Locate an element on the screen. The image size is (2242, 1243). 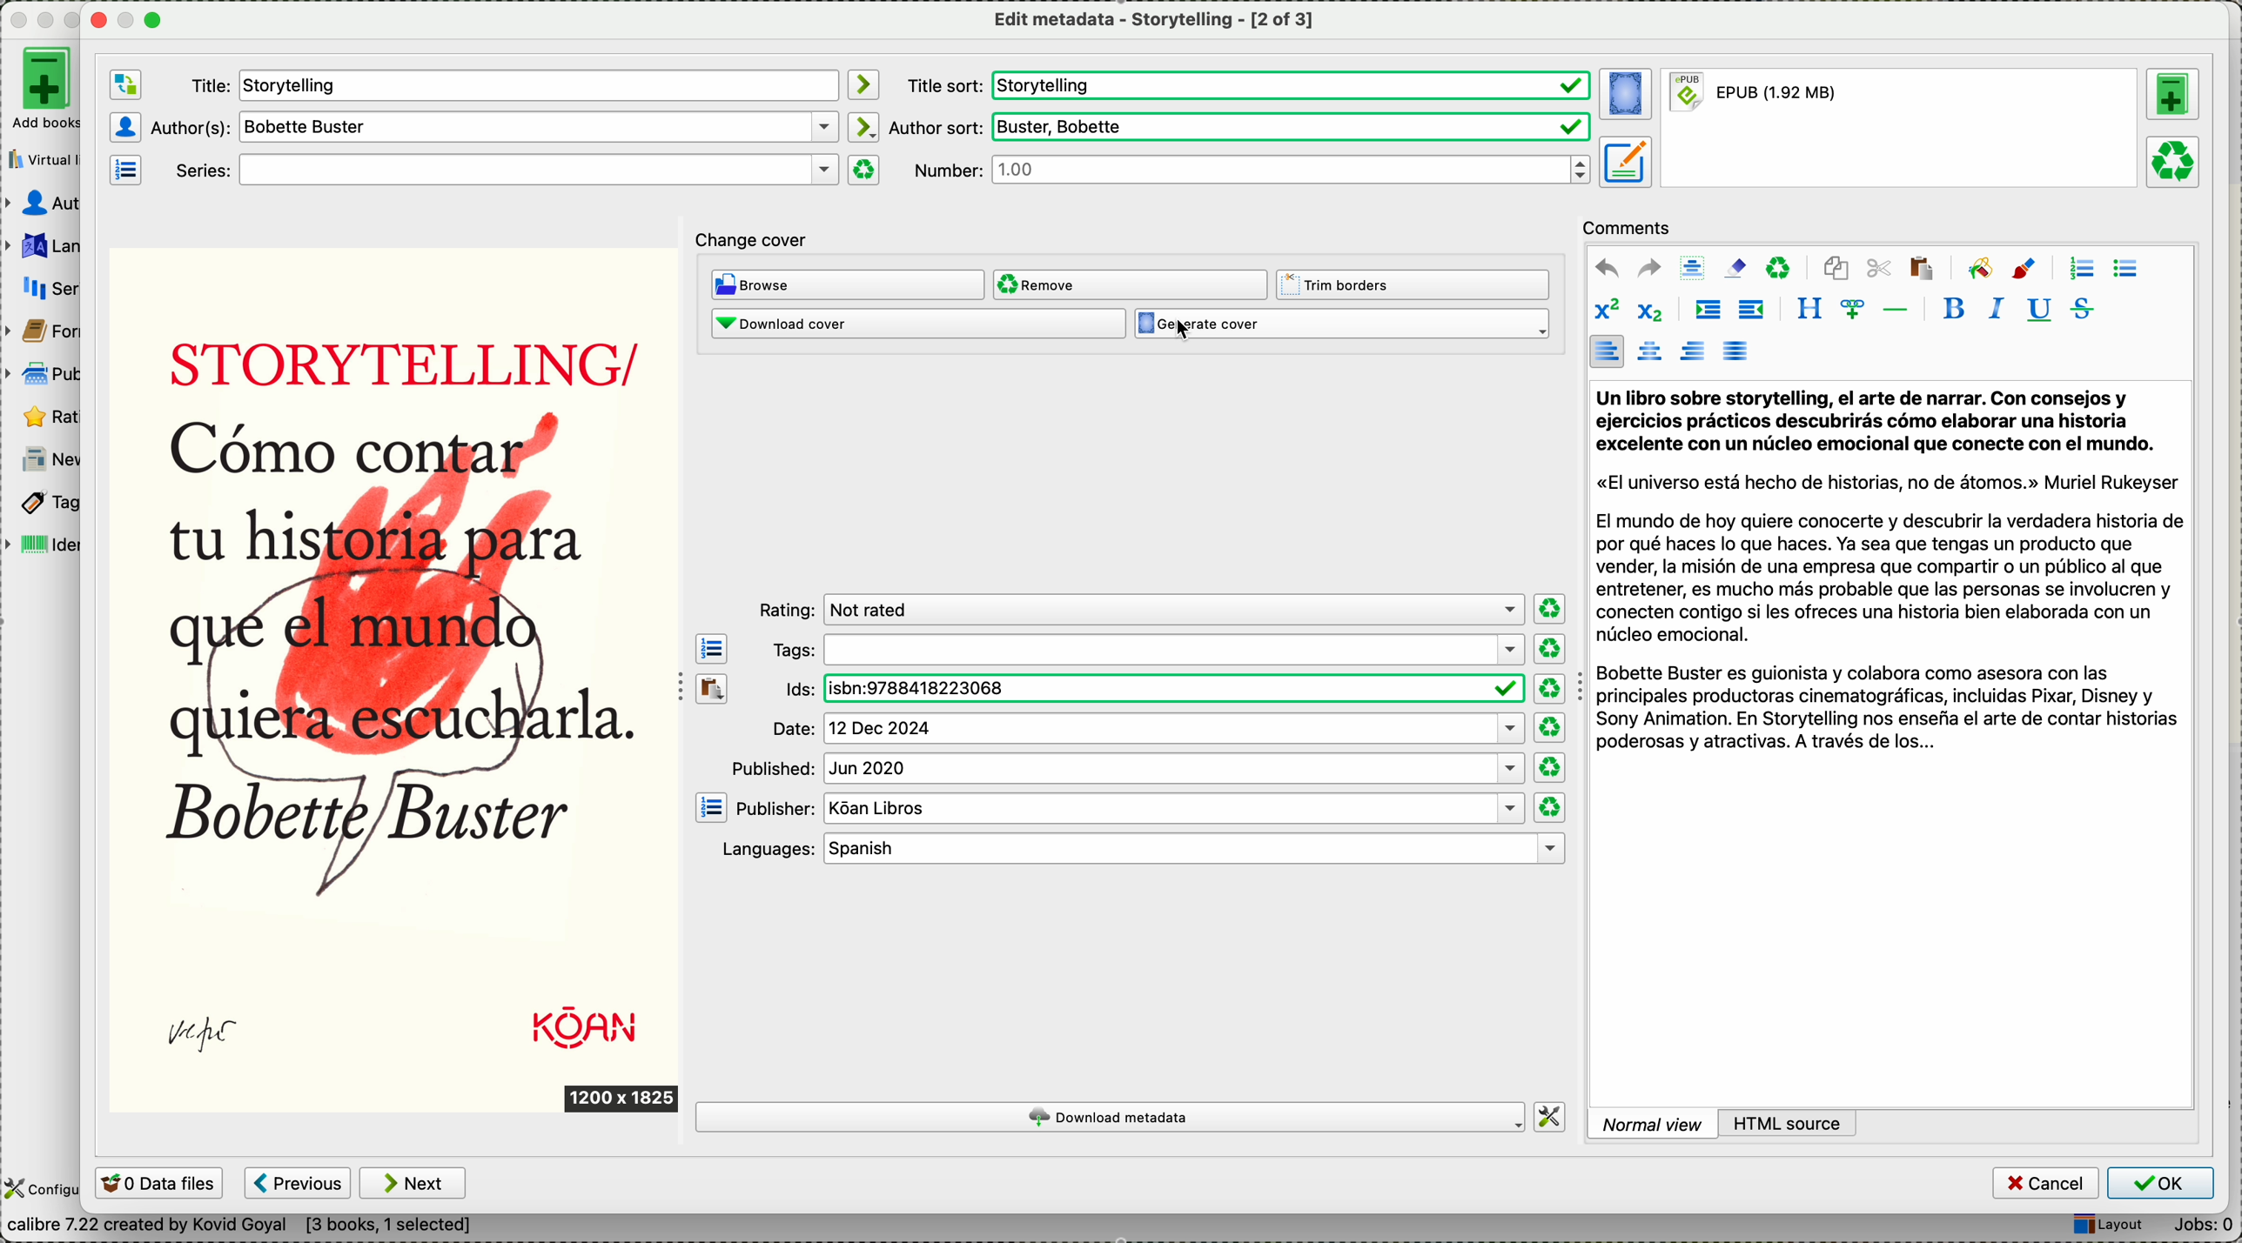
download cover is located at coordinates (916, 326).